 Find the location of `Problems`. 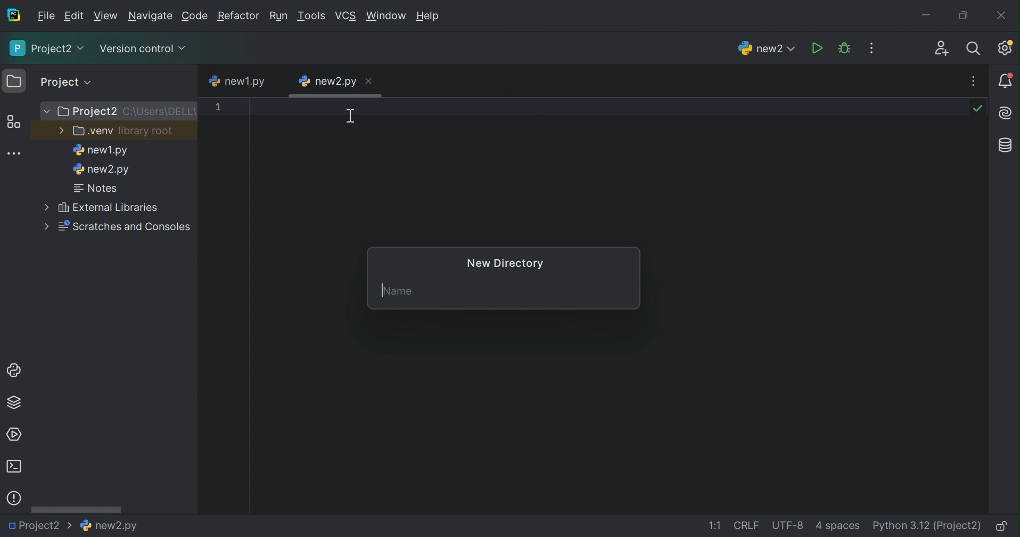

Problems is located at coordinates (14, 499).